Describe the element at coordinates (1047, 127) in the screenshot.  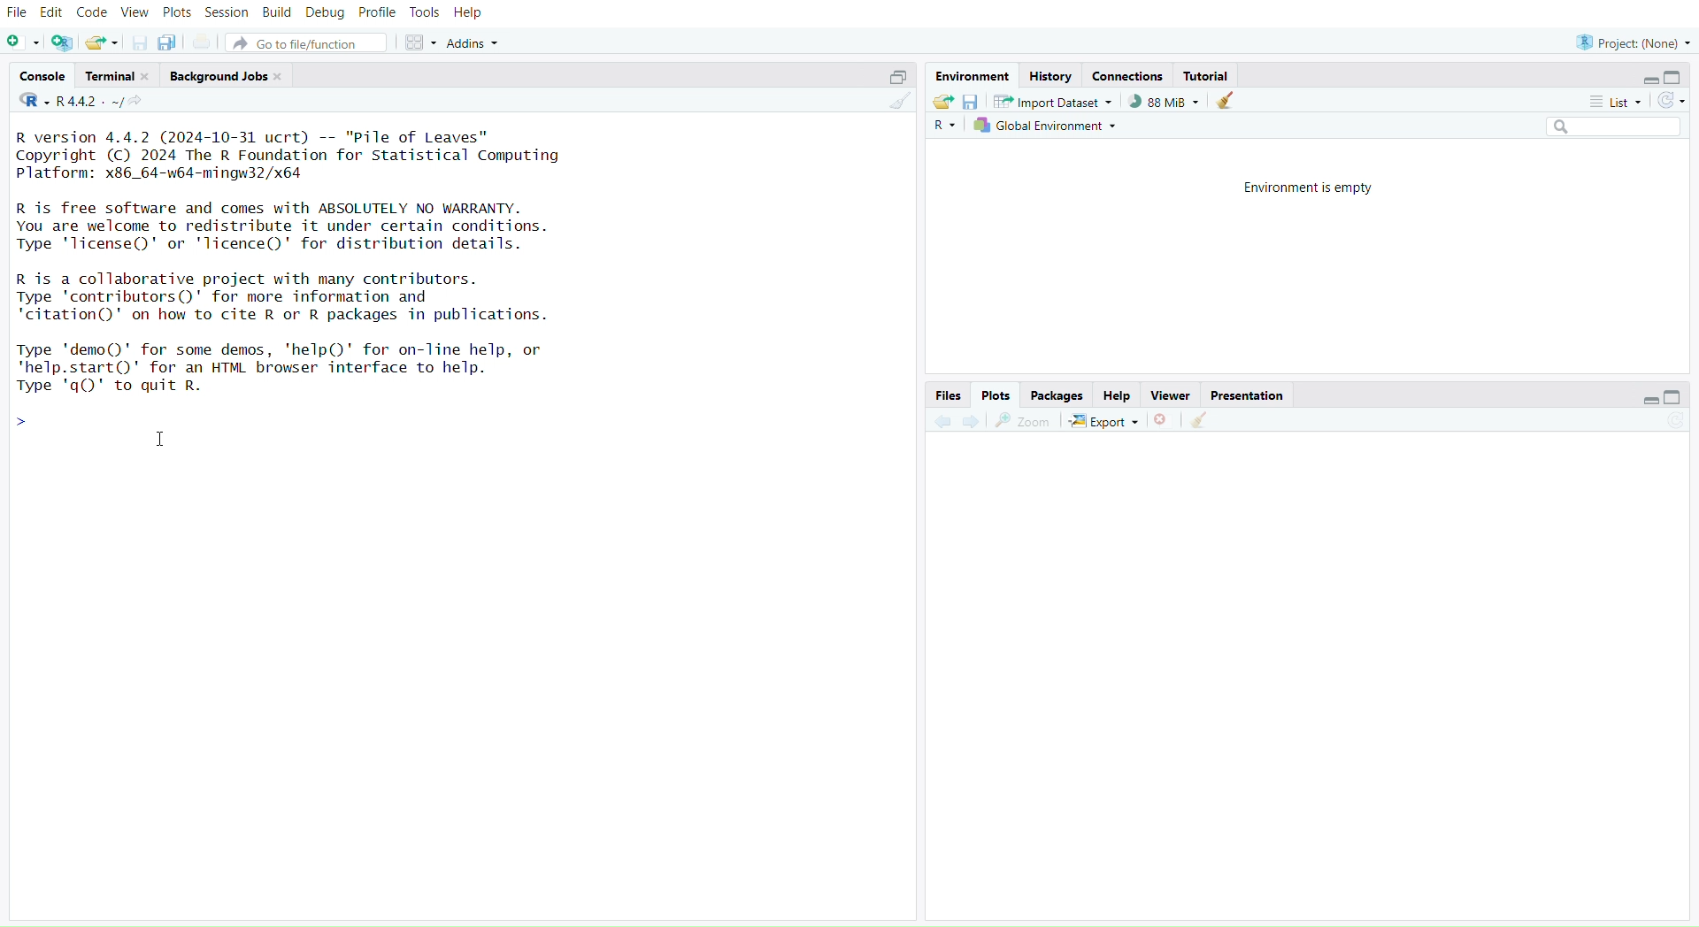
I see `global environment` at that location.